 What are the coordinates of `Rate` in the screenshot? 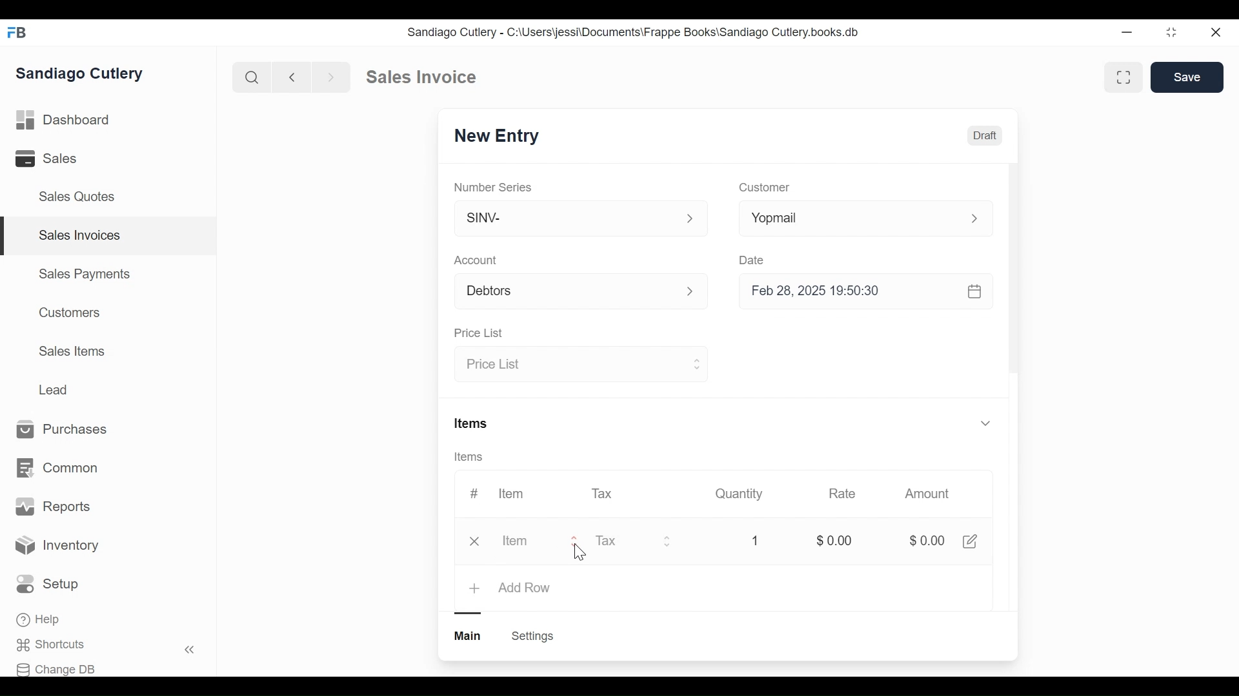 It's located at (842, 494).